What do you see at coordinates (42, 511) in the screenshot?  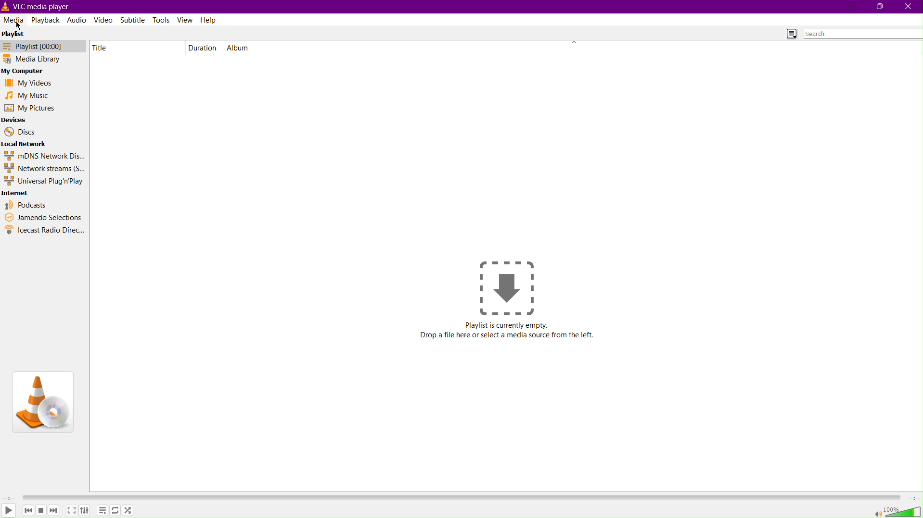 I see `Stop` at bounding box center [42, 511].